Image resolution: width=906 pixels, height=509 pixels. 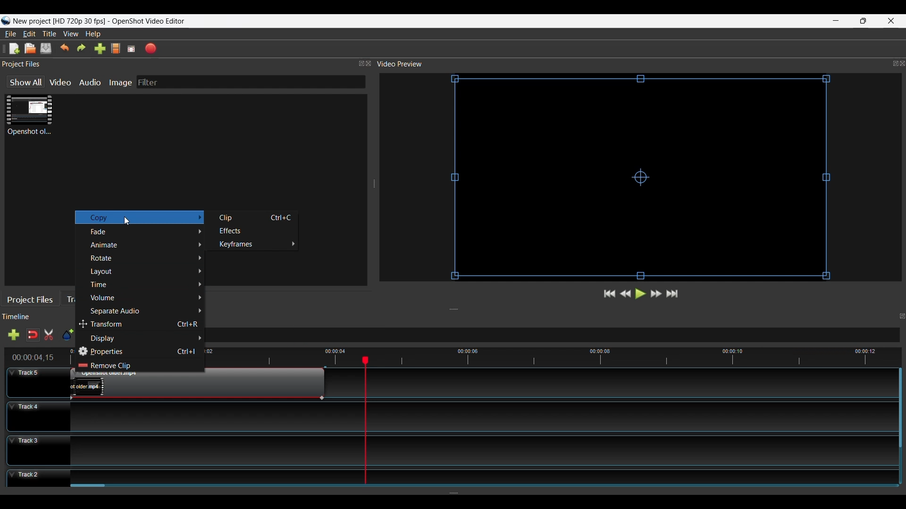 I want to click on Import Files, so click(x=100, y=50).